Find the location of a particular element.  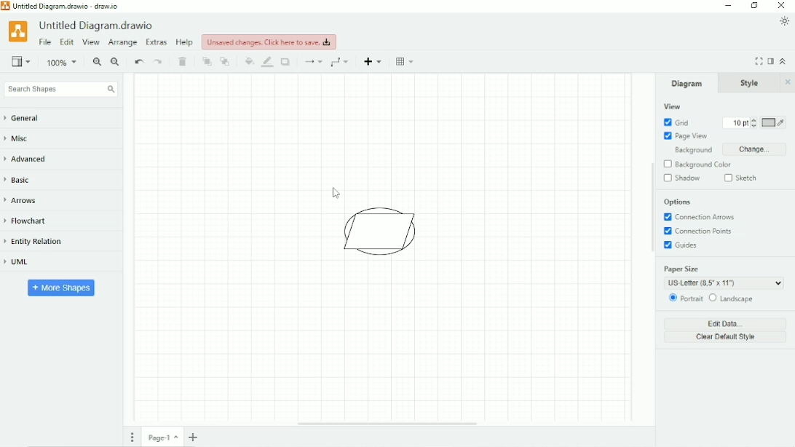

Misc is located at coordinates (21, 140).